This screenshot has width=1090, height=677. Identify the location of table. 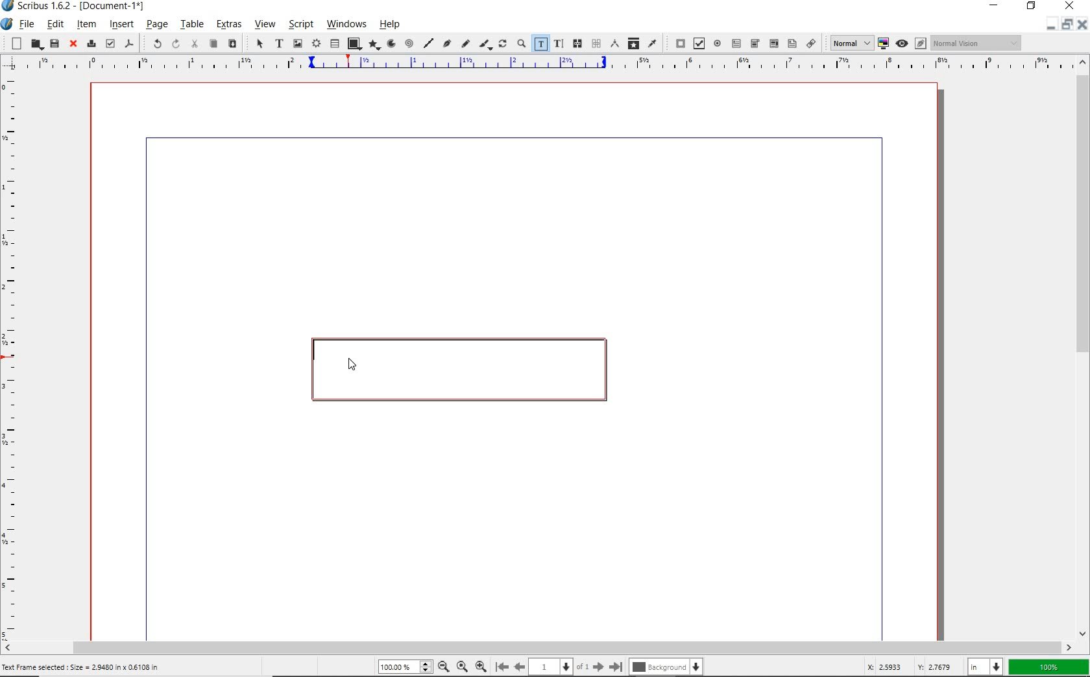
(191, 25).